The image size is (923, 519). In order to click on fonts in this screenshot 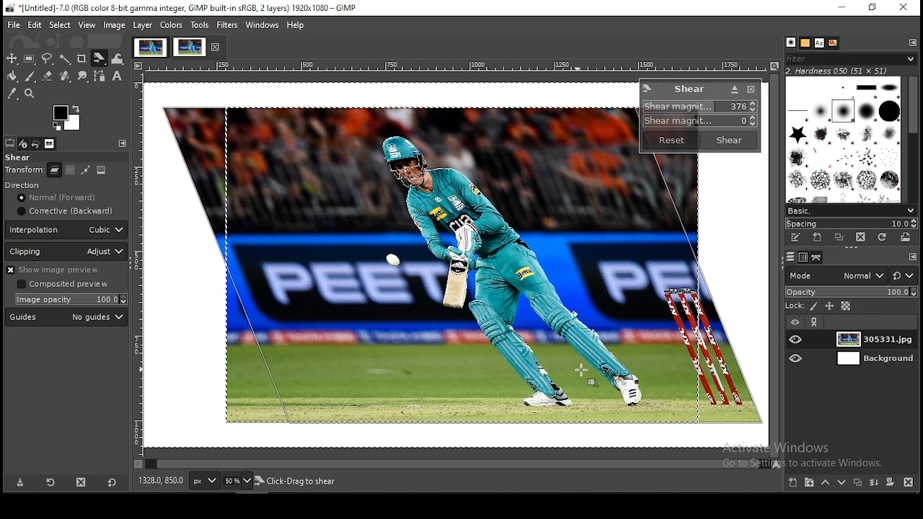, I will do `click(819, 43)`.